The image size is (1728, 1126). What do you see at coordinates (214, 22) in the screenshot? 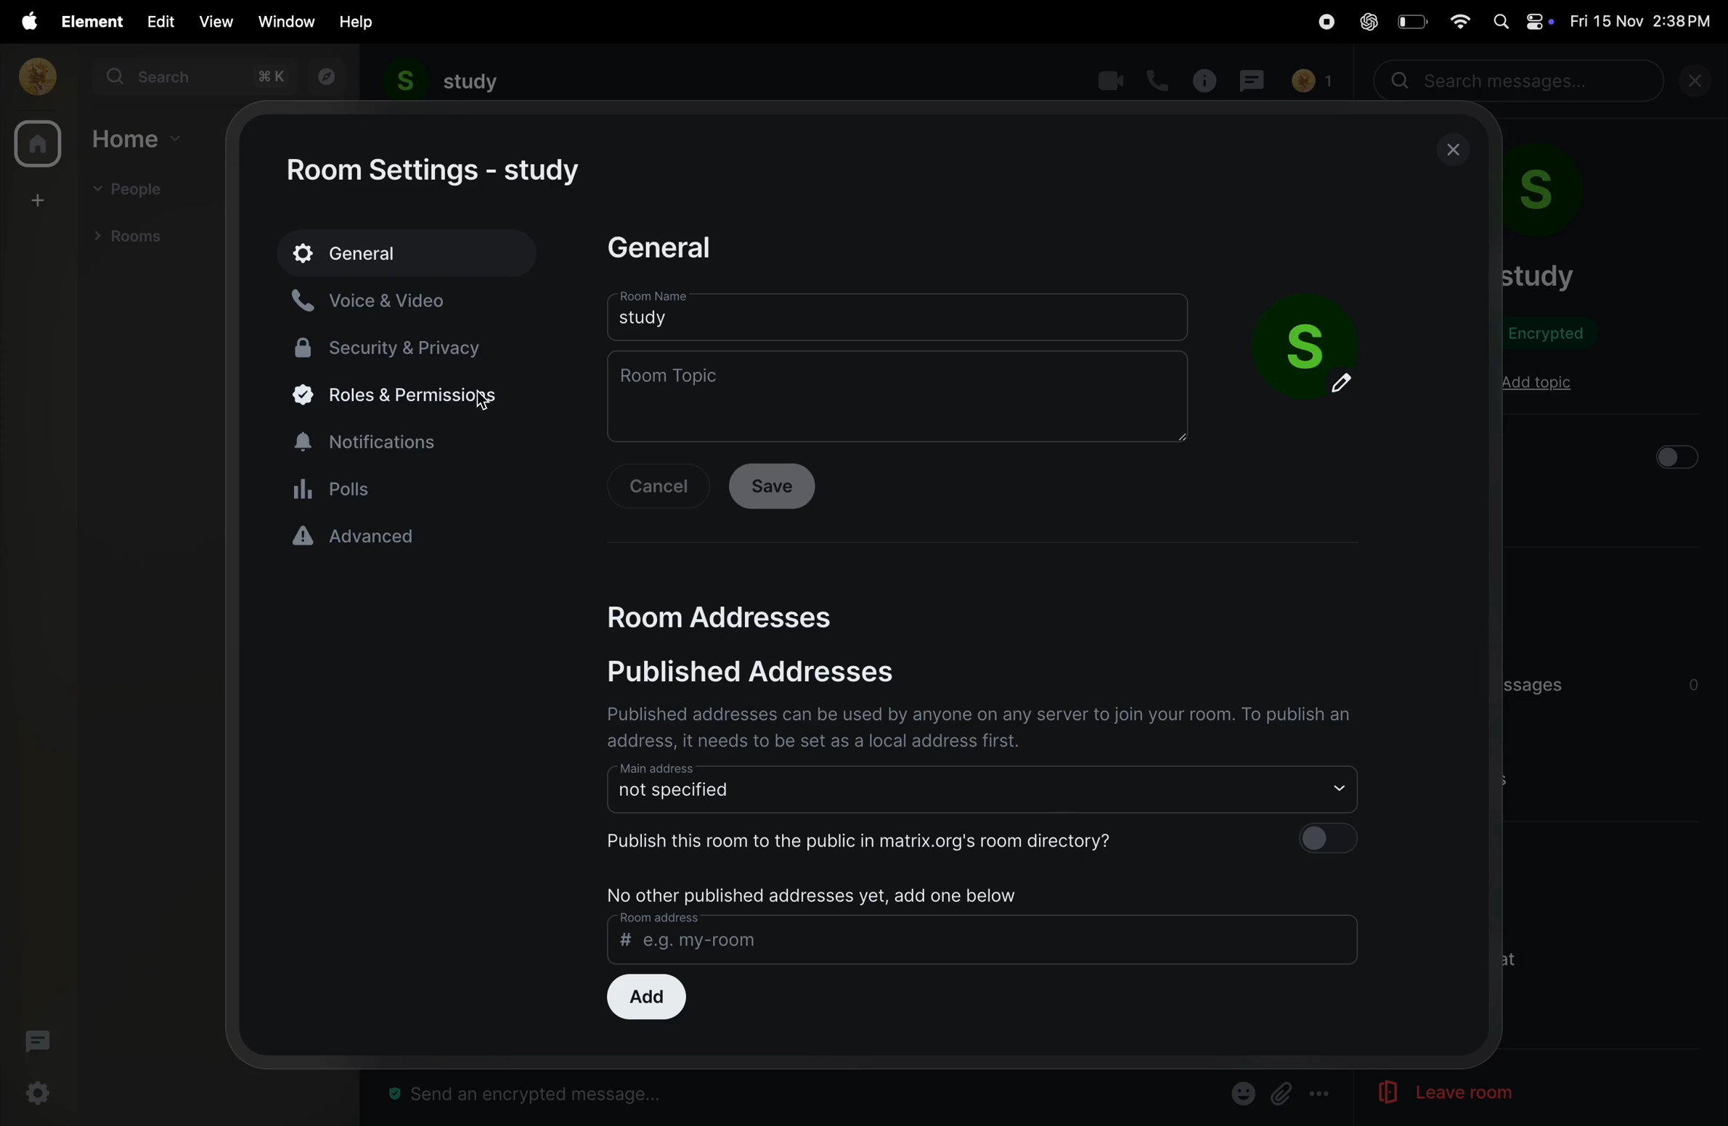
I see `view` at bounding box center [214, 22].